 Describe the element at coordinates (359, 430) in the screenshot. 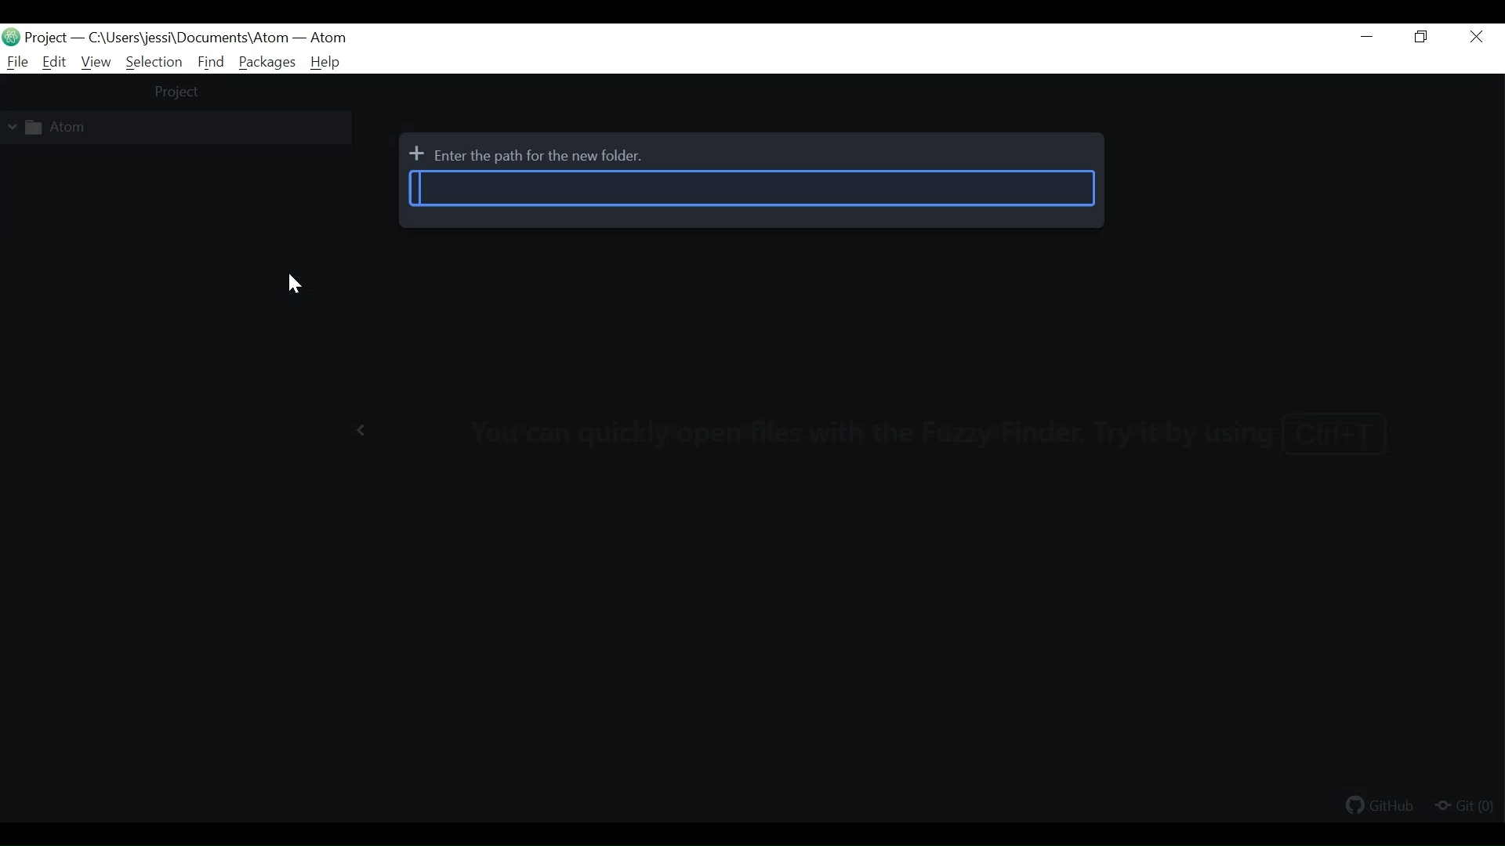

I see `expand` at that location.